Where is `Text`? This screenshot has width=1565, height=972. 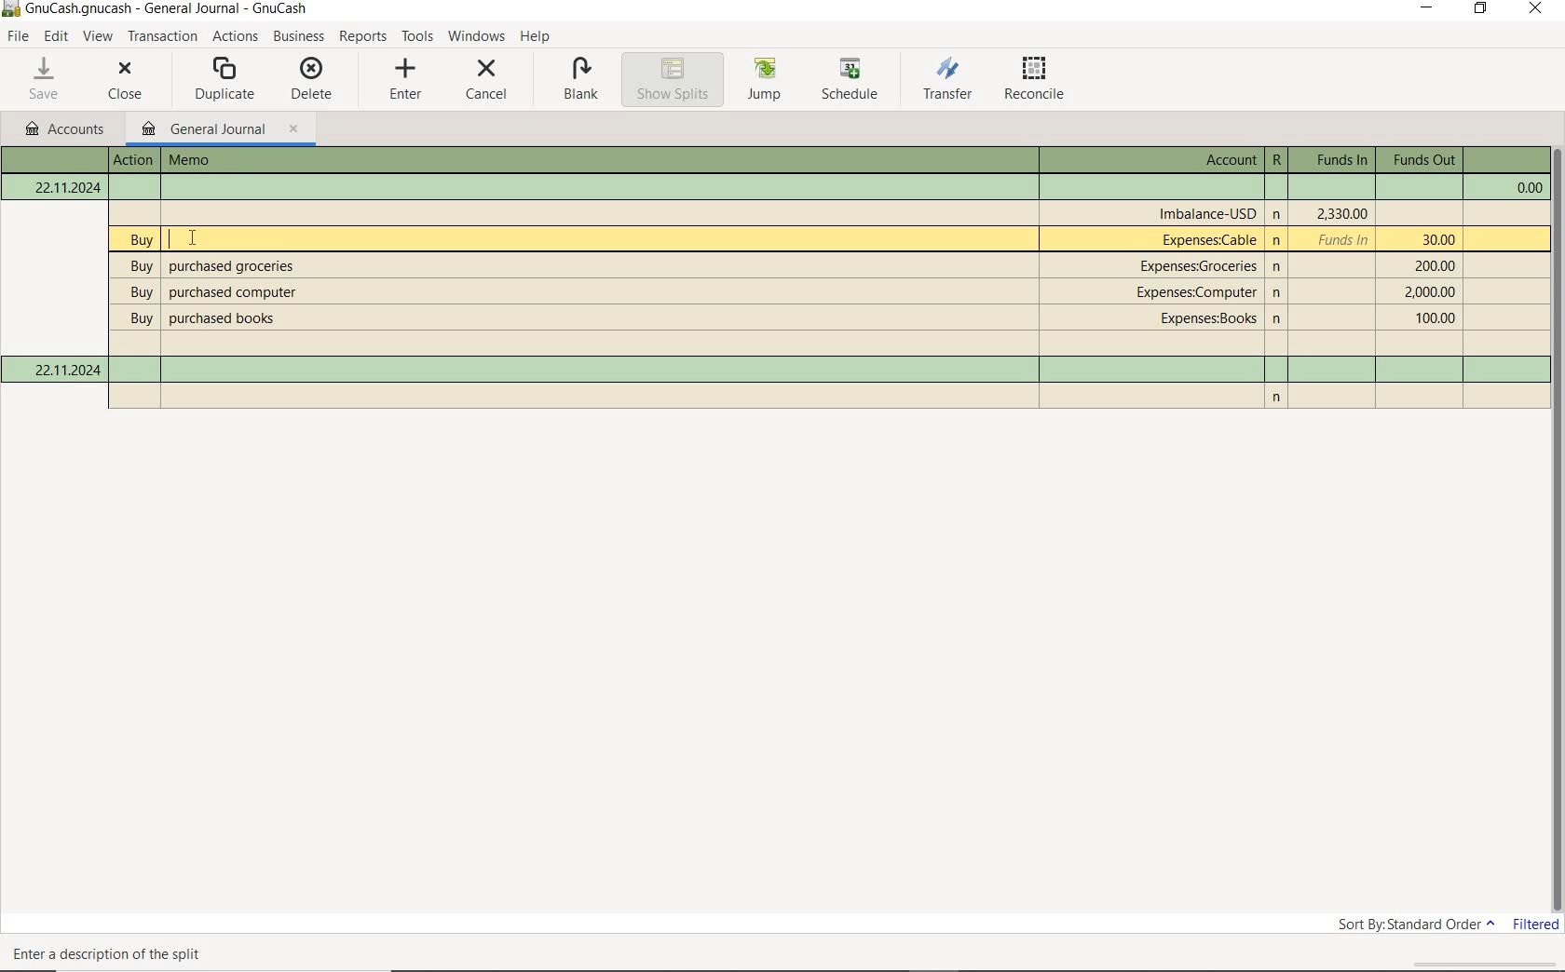
Text is located at coordinates (786, 317).